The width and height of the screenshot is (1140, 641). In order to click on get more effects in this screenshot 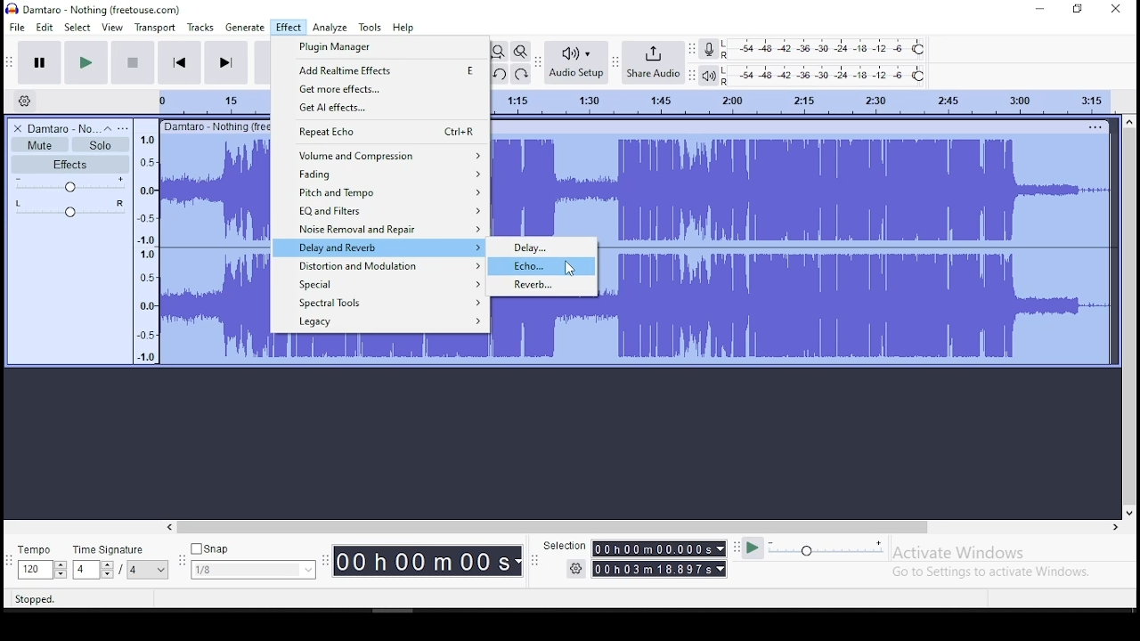, I will do `click(379, 89)`.